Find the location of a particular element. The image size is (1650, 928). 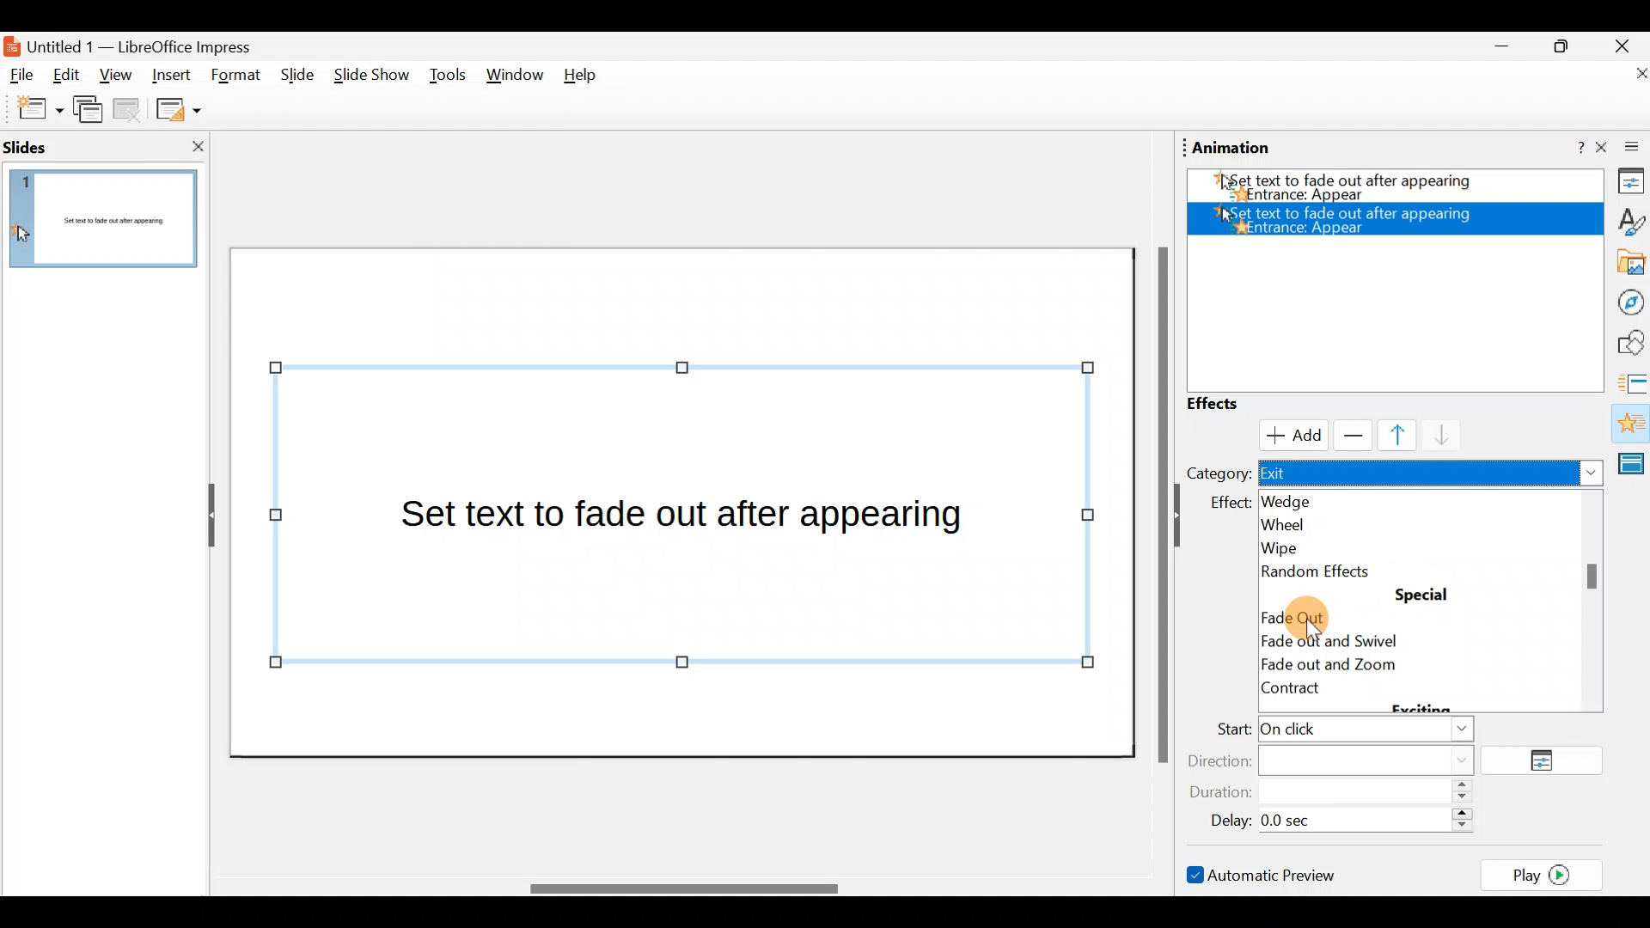

Gallery is located at coordinates (1628, 263).